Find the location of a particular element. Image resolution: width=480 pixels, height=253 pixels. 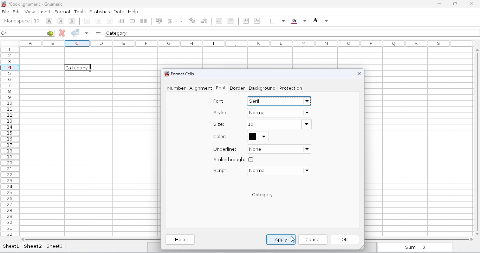

align right is located at coordinates (110, 21).